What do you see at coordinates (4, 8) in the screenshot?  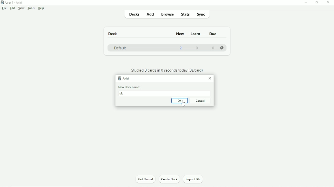 I see `File` at bounding box center [4, 8].